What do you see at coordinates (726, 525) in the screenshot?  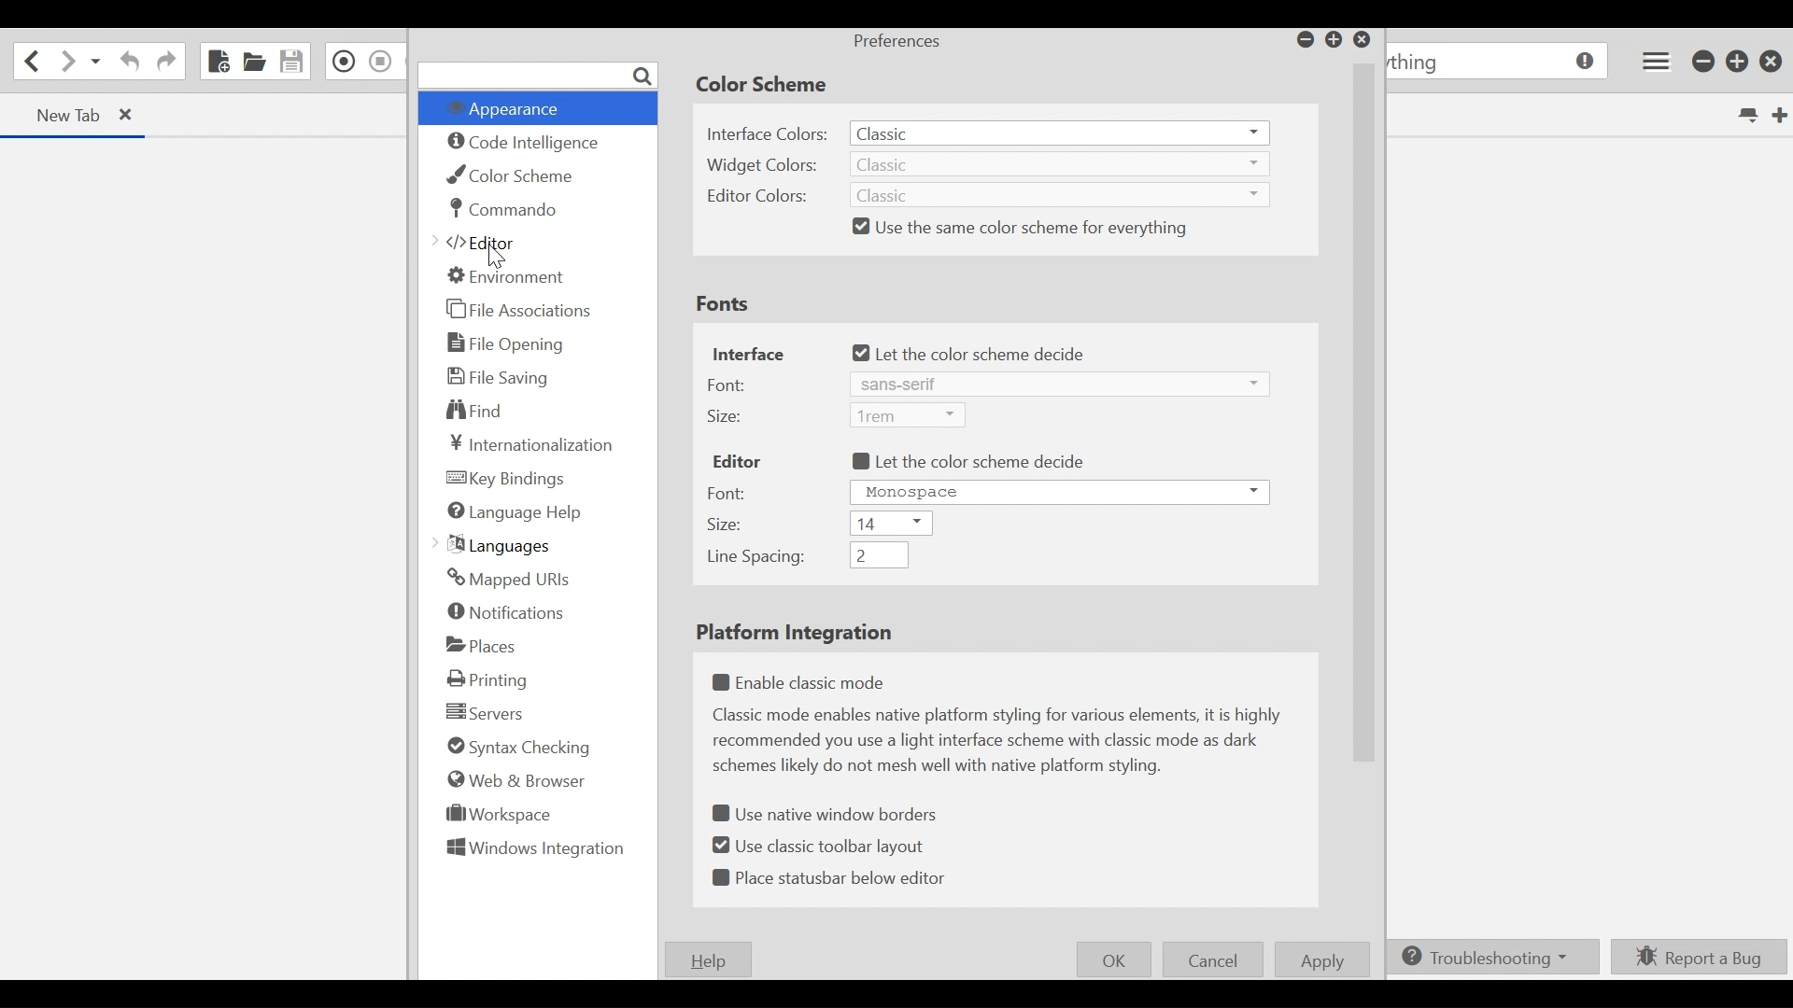 I see `Size` at bounding box center [726, 525].